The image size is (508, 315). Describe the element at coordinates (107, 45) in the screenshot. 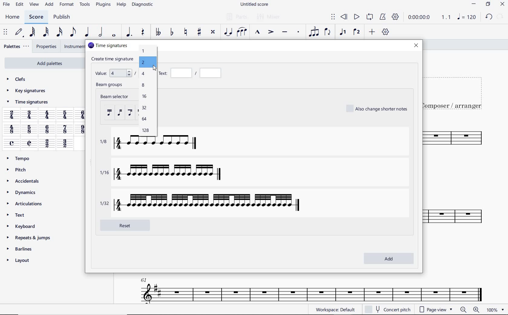

I see `time signatures` at that location.